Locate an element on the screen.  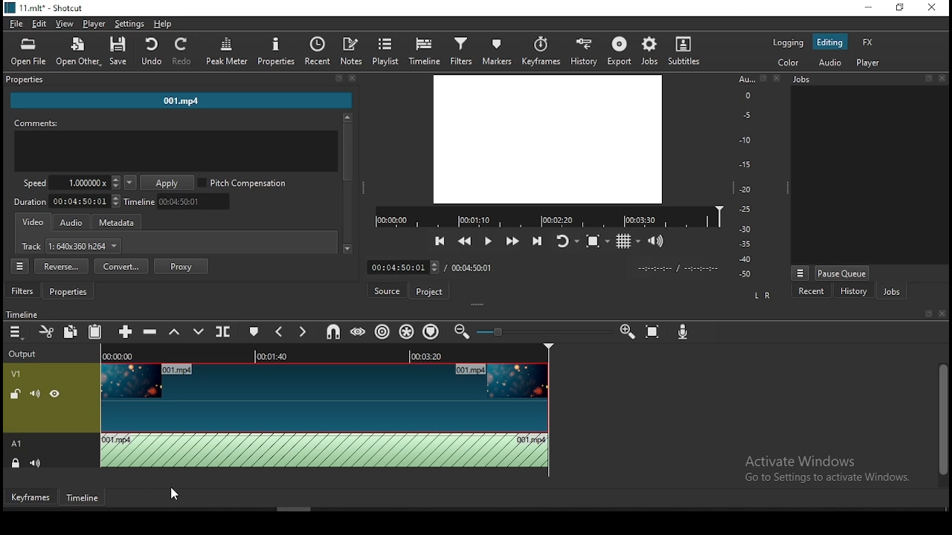
playlist is located at coordinates (386, 51).